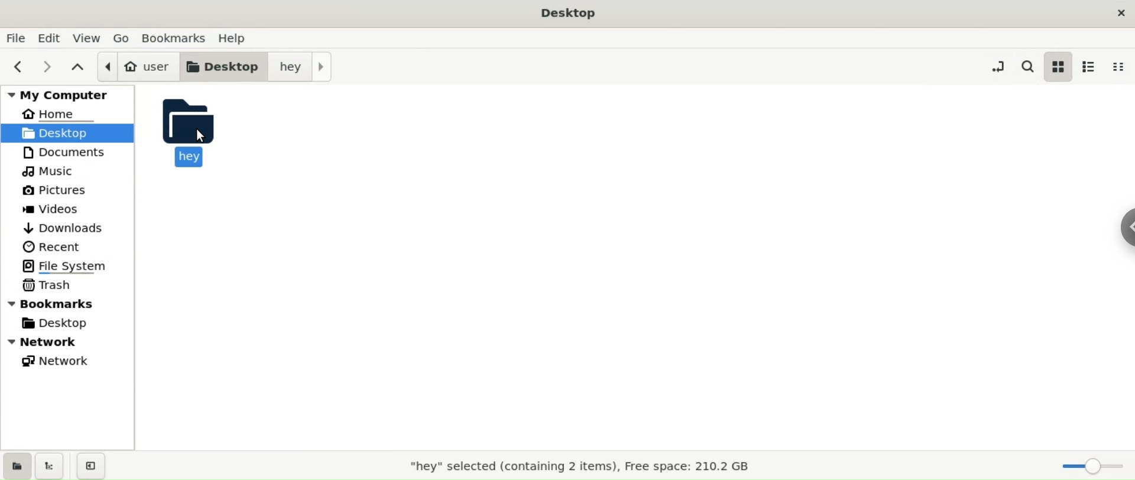 The width and height of the screenshot is (1135, 480). Describe the element at coordinates (64, 342) in the screenshot. I see `network` at that location.